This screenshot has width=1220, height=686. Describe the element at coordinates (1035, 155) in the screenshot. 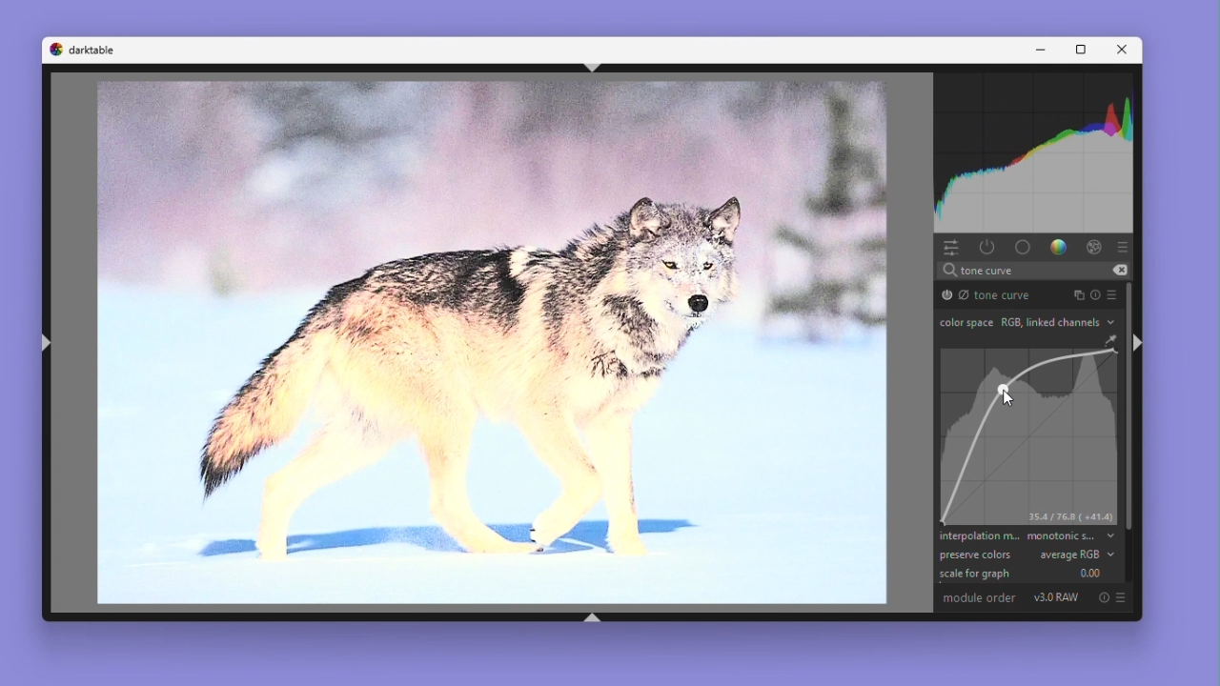

I see `Waveform` at that location.